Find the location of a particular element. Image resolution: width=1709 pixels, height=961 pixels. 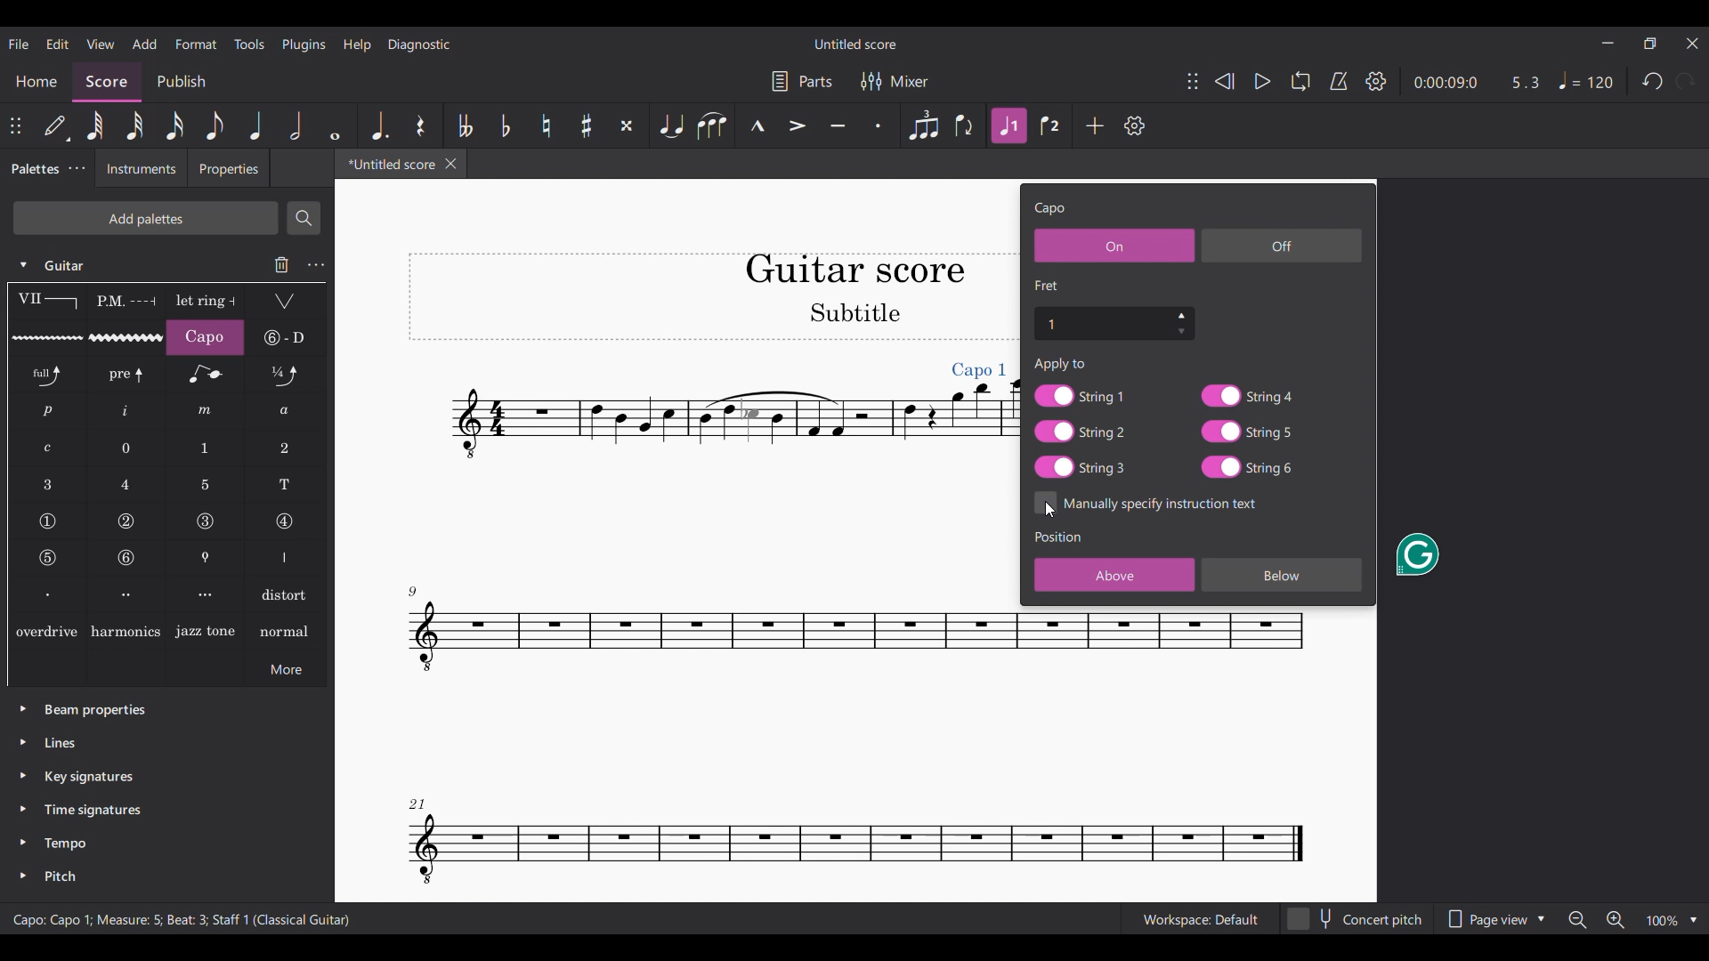

String 6 toggle is located at coordinates (1249, 467).